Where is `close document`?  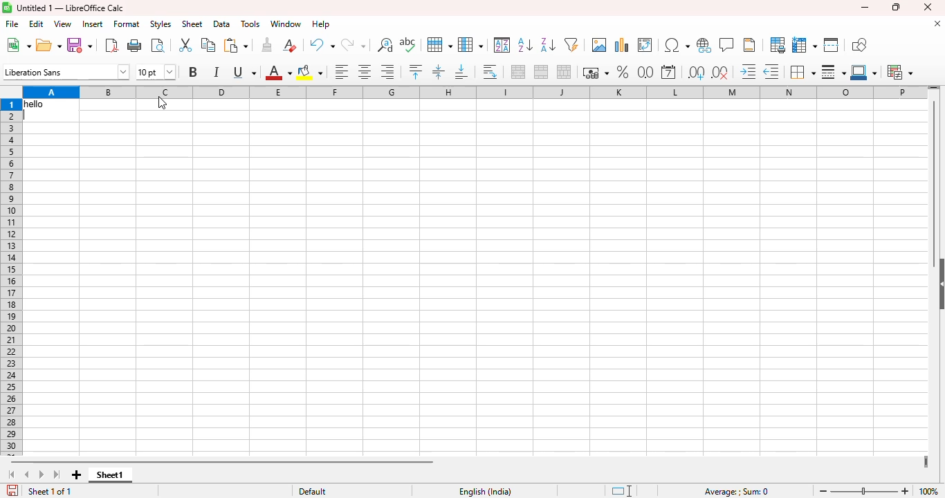
close document is located at coordinates (937, 24).